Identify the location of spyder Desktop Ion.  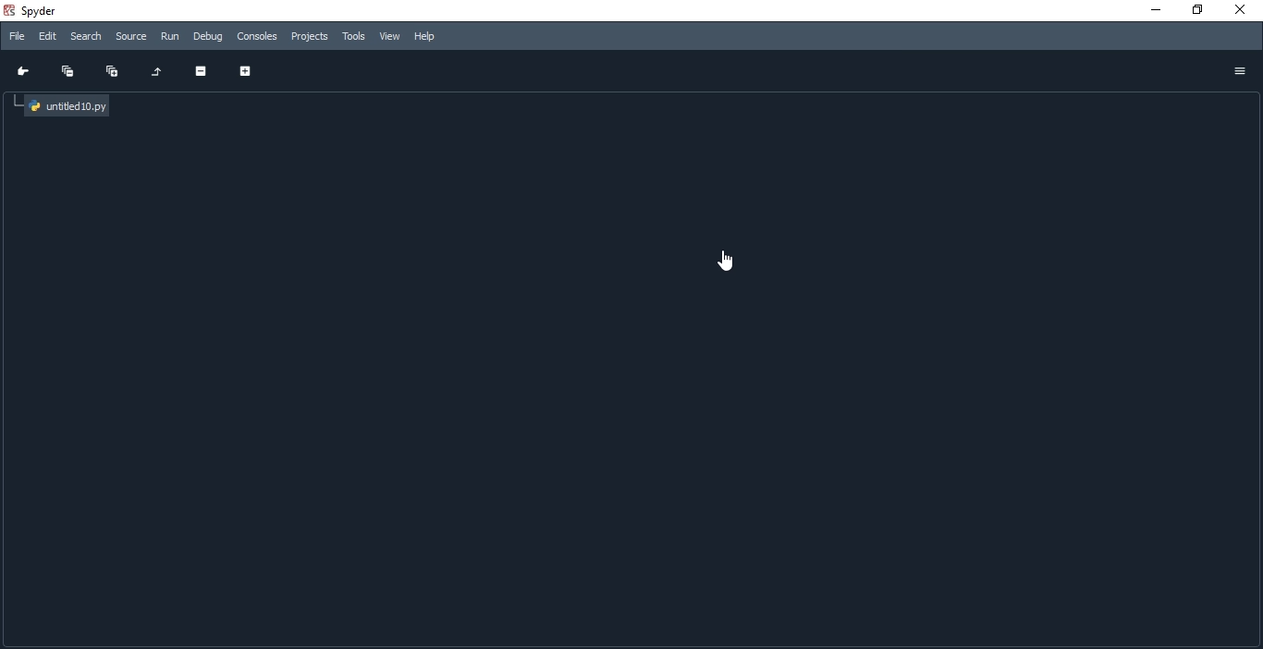
(33, 9).